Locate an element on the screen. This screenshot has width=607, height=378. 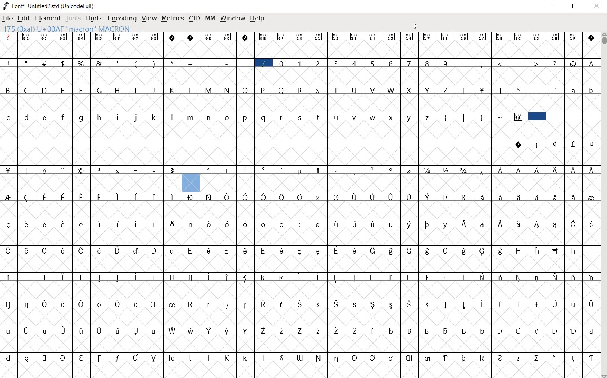
1 is located at coordinates (300, 63).